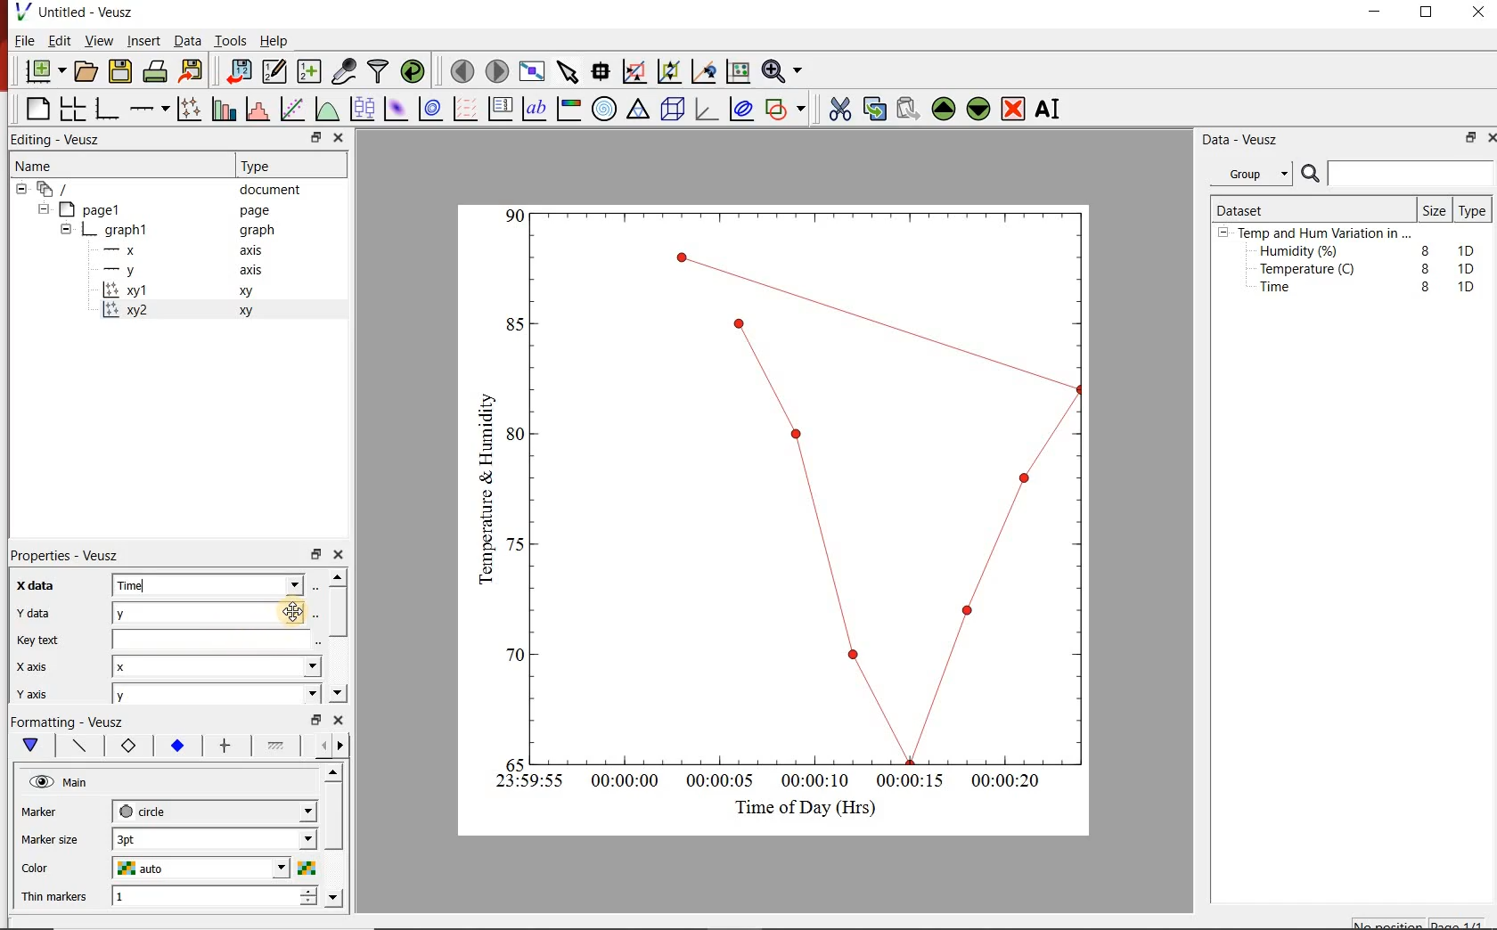  I want to click on decrease, so click(307, 906).